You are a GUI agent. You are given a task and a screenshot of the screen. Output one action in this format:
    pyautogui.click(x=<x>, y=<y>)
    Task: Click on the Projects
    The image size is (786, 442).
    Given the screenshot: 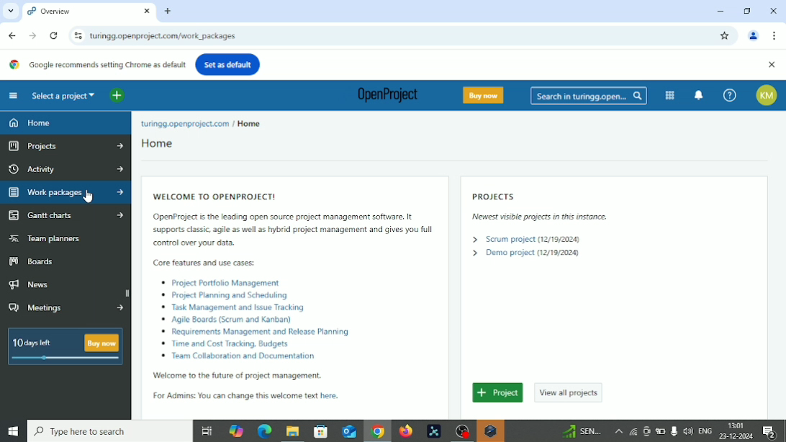 What is the action you would take?
    pyautogui.click(x=495, y=196)
    